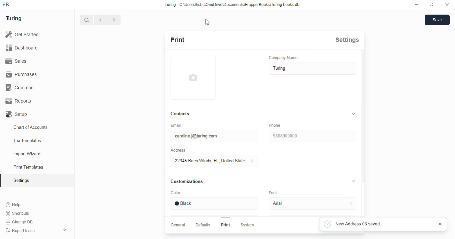 The image size is (455, 239). Describe the element at coordinates (101, 20) in the screenshot. I see `previous` at that location.